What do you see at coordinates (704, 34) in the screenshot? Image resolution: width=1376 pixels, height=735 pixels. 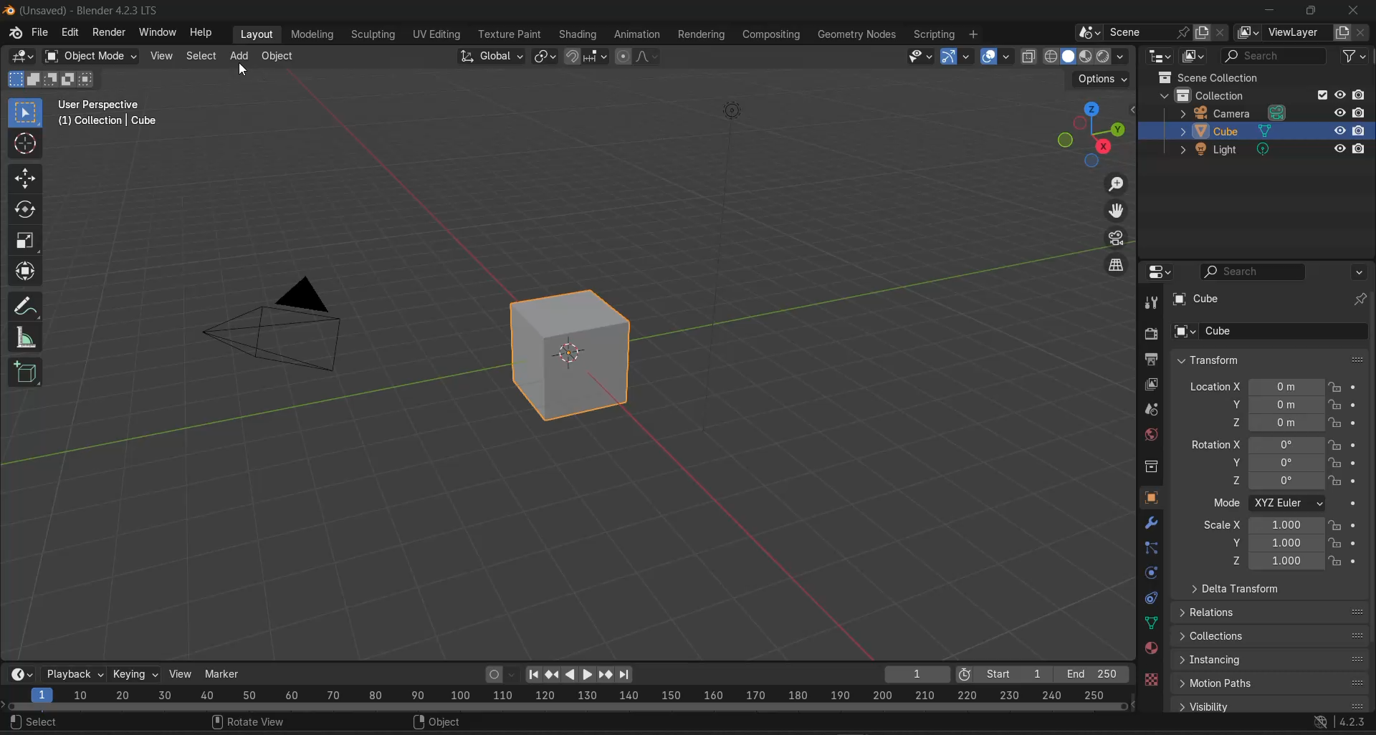 I see `rendering` at bounding box center [704, 34].